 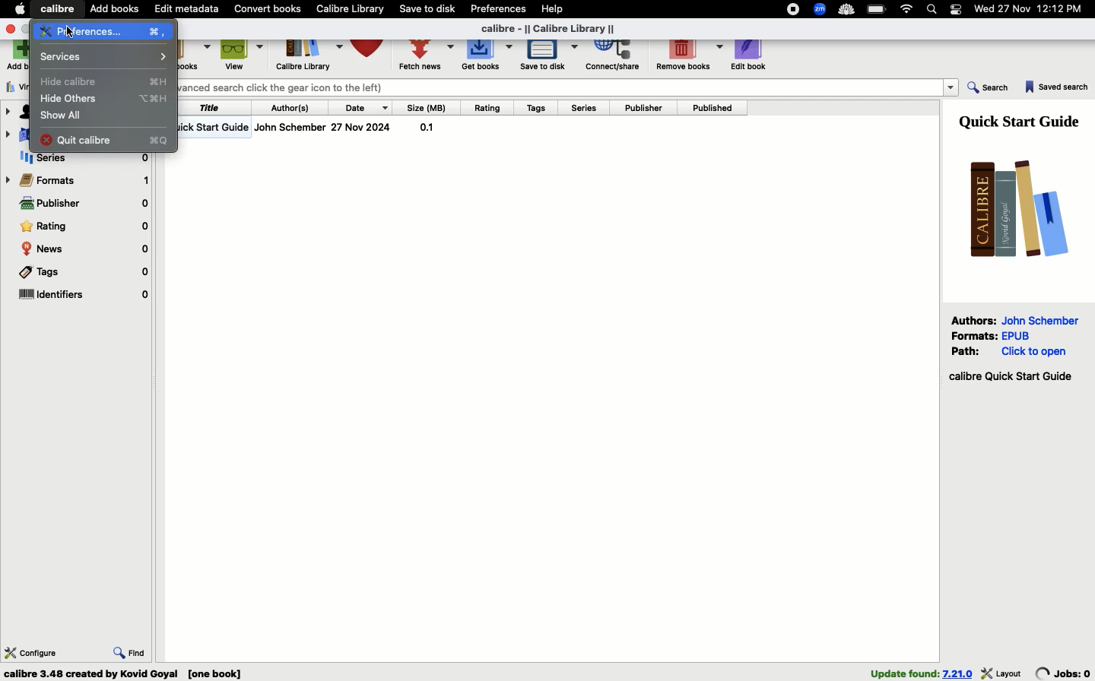 What do you see at coordinates (958, 673) in the screenshot?
I see `version` at bounding box center [958, 673].